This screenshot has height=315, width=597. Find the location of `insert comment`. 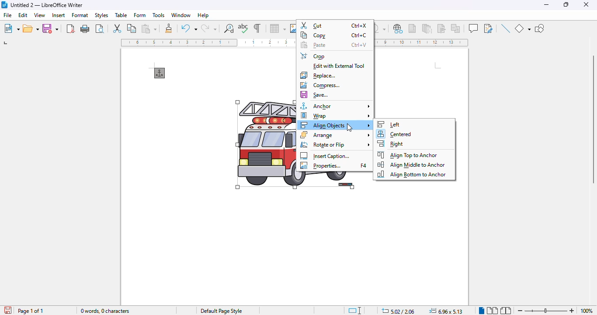

insert comment is located at coordinates (473, 28).